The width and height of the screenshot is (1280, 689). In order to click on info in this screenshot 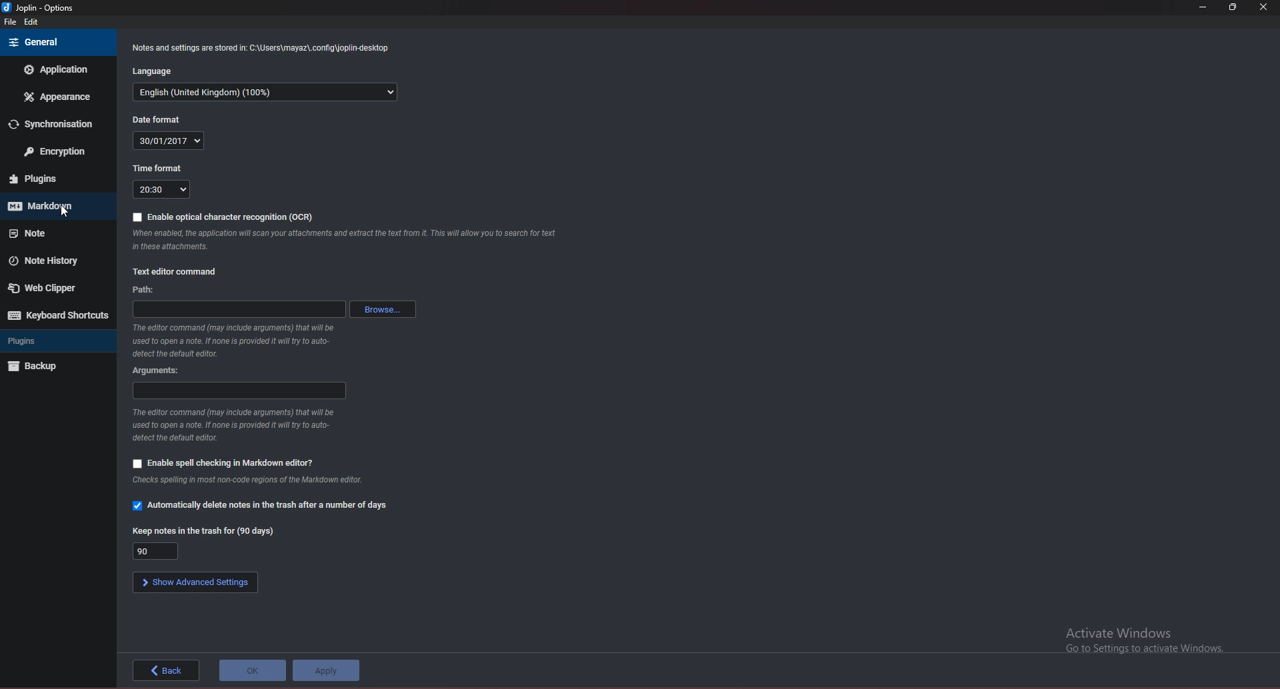, I will do `click(347, 240)`.